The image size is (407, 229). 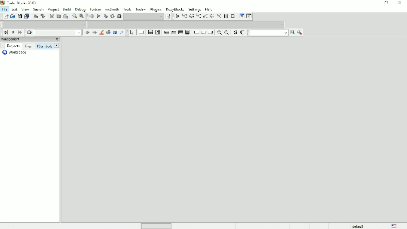 What do you see at coordinates (127, 9) in the screenshot?
I see `Tools` at bounding box center [127, 9].